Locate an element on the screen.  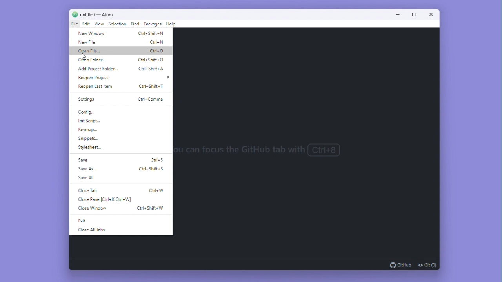
Init script... is located at coordinates (94, 121).